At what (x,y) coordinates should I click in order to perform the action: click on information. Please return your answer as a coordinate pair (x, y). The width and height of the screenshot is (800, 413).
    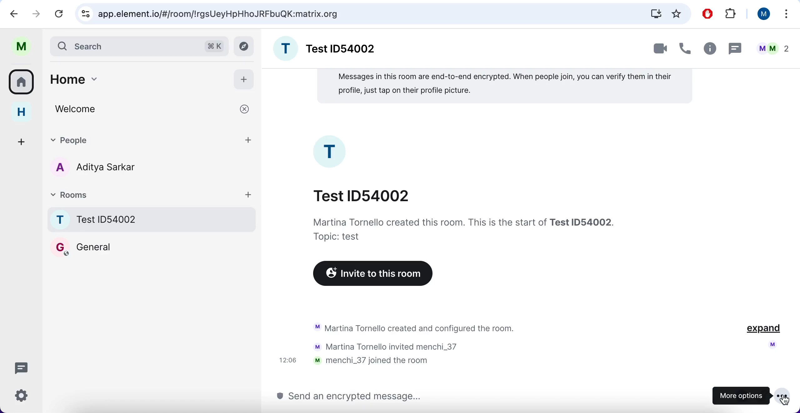
    Looking at the image, I should click on (463, 228).